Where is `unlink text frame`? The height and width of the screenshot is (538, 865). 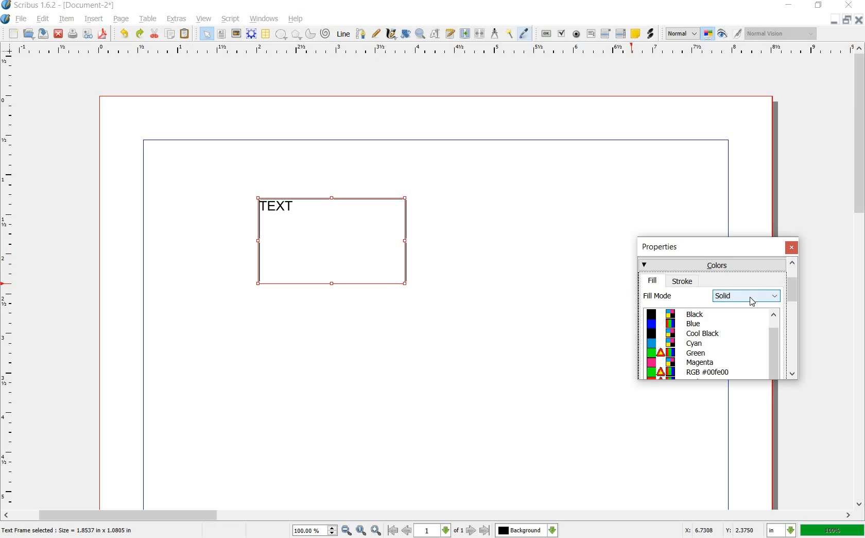 unlink text frame is located at coordinates (480, 34).